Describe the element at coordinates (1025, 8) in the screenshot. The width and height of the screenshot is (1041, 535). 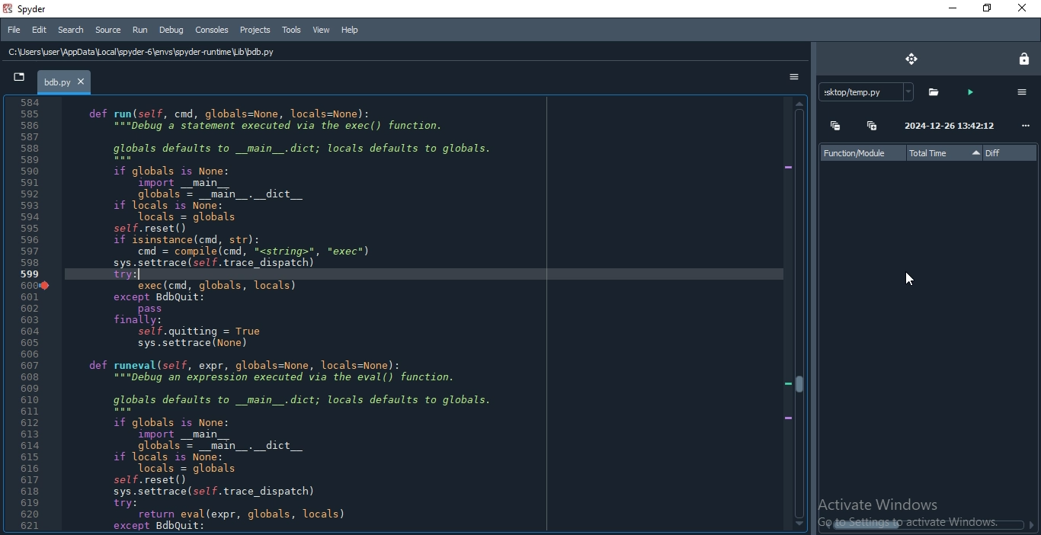
I see `Close` at that location.